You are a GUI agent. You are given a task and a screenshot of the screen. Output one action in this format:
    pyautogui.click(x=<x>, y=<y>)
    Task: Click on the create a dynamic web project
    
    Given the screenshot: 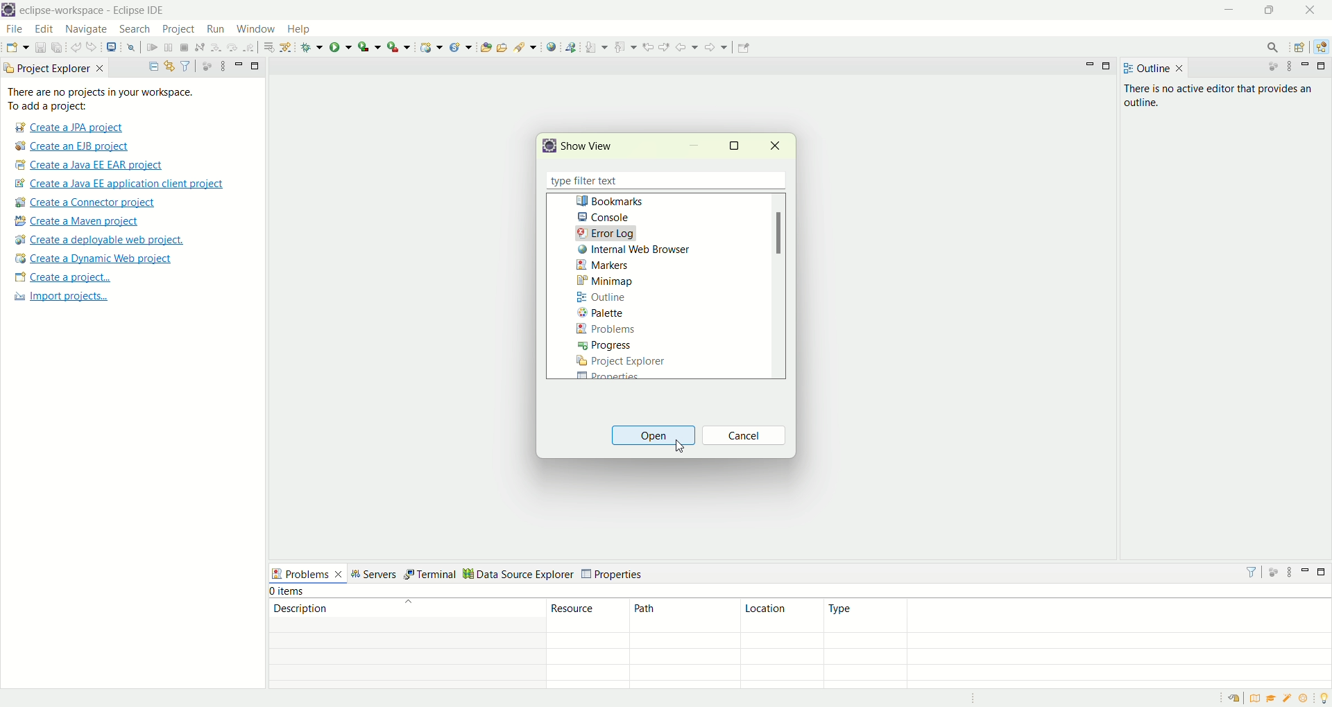 What is the action you would take?
    pyautogui.click(x=94, y=259)
    